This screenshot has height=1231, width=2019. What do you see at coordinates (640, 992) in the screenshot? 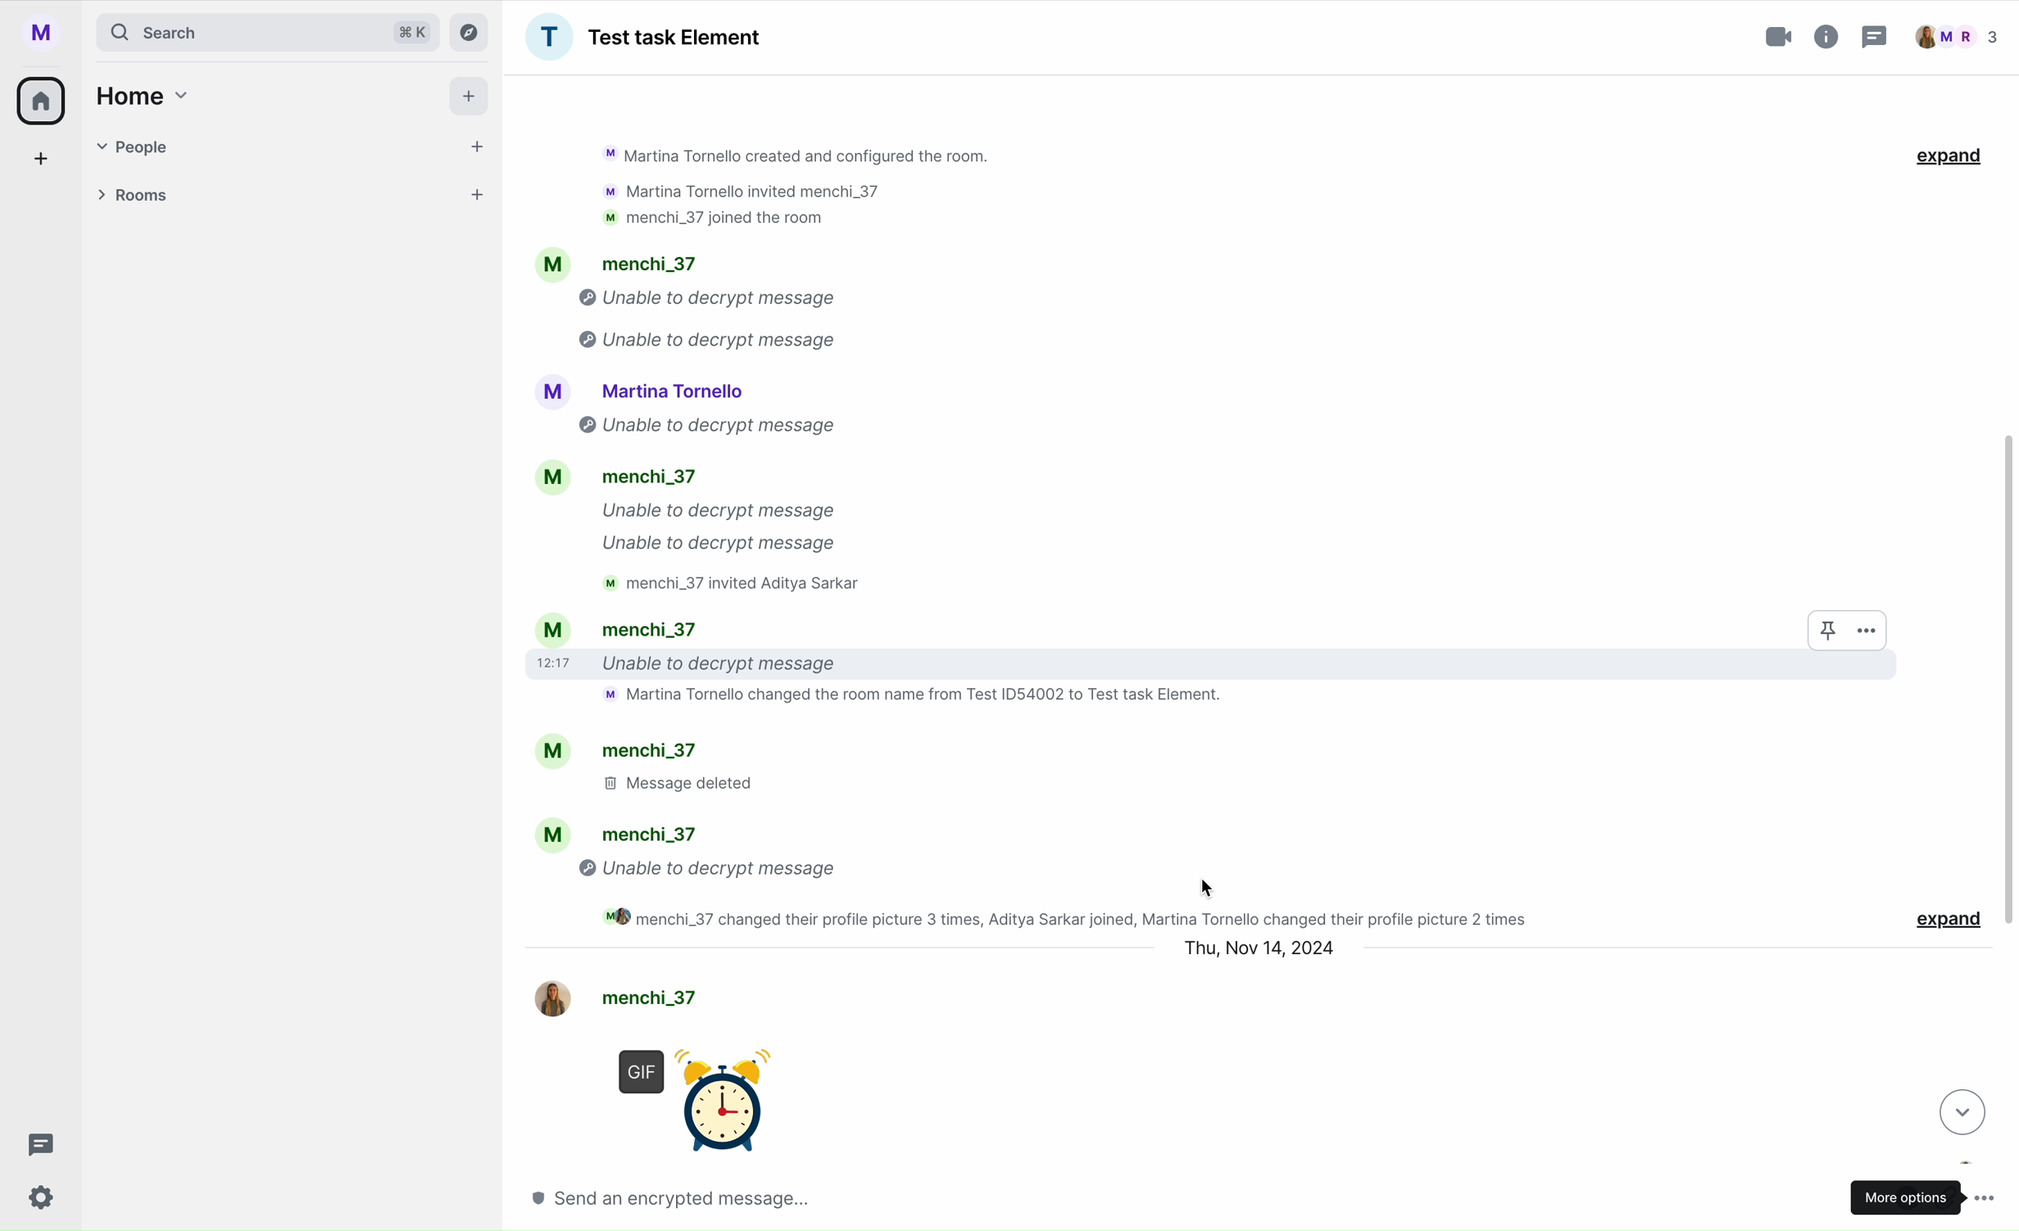
I see `menchi_37` at bounding box center [640, 992].